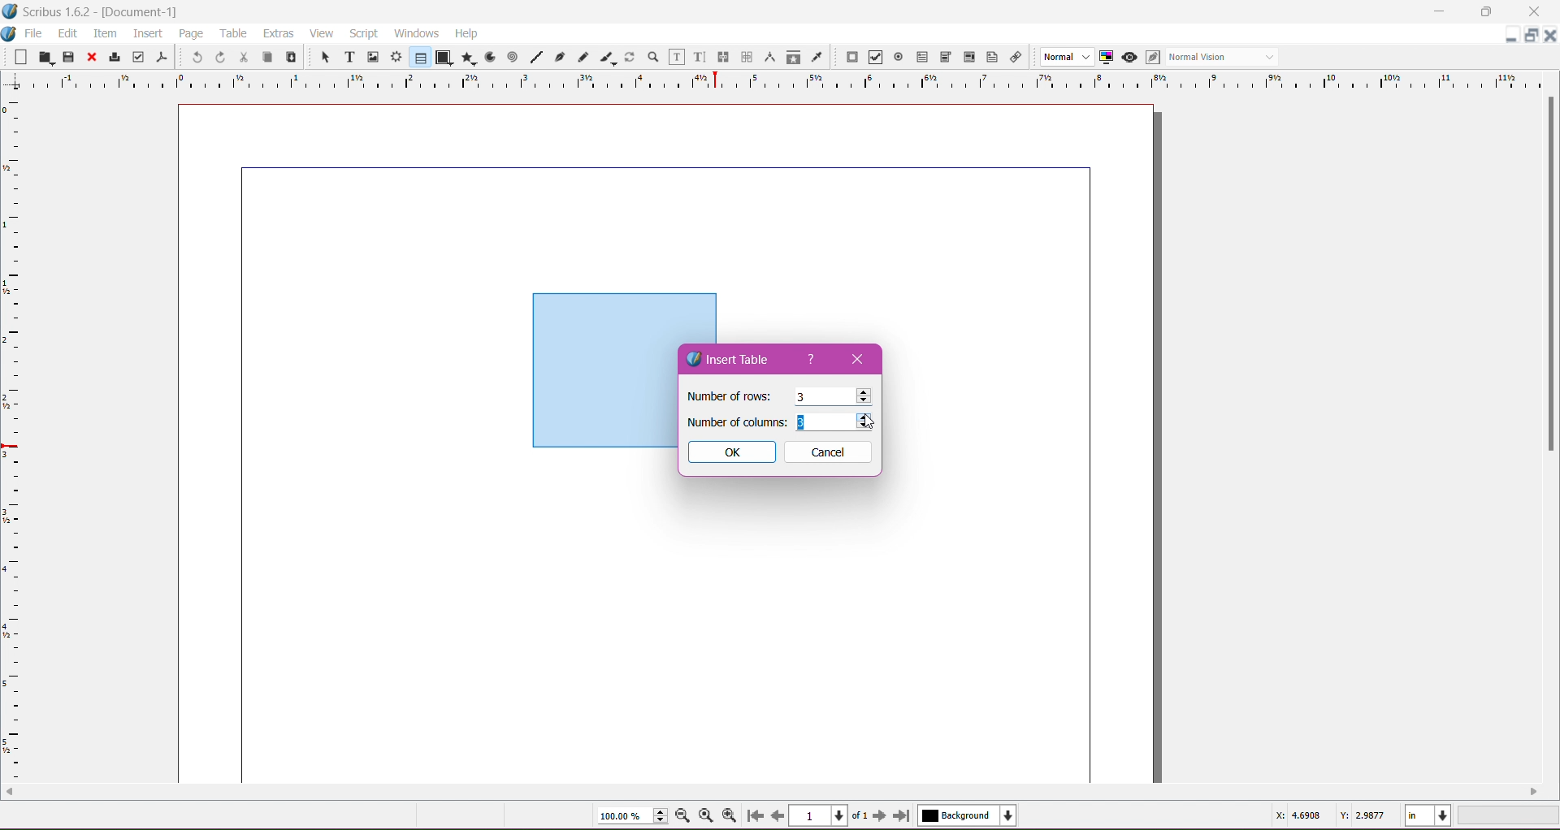  Describe the element at coordinates (466, 34) in the screenshot. I see `Help` at that location.